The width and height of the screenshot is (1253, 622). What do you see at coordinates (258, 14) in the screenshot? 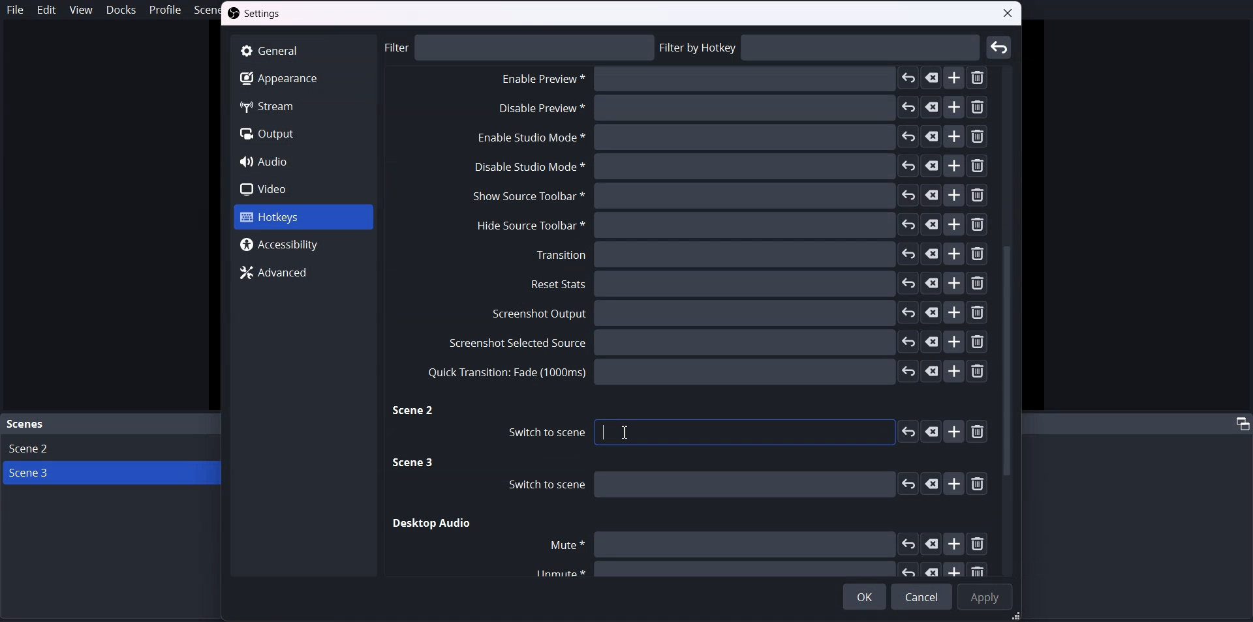
I see `Settings` at bounding box center [258, 14].